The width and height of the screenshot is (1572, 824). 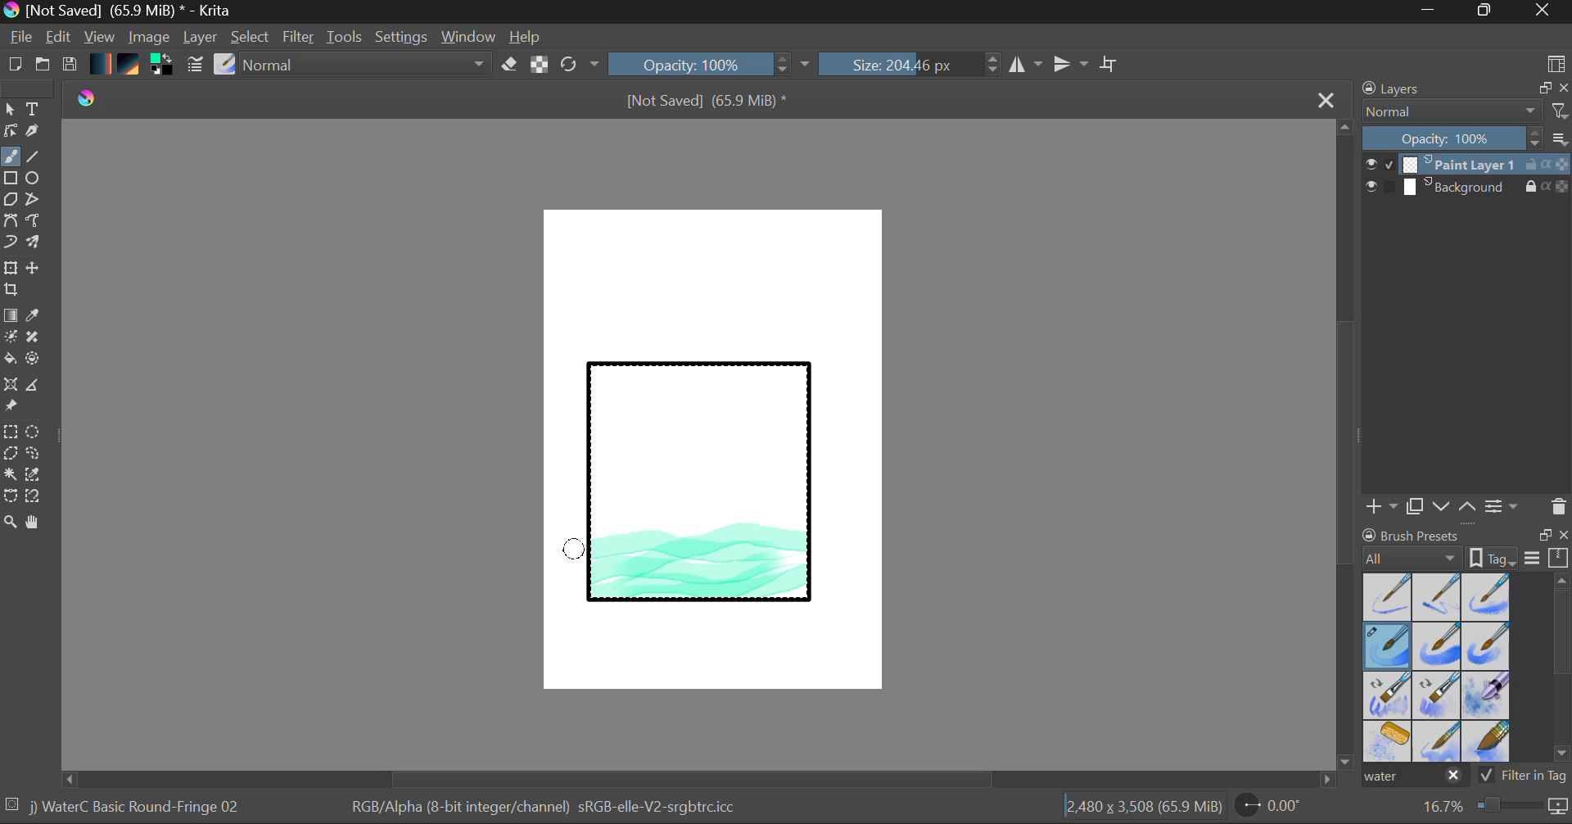 What do you see at coordinates (34, 268) in the screenshot?
I see `Move Layer` at bounding box center [34, 268].